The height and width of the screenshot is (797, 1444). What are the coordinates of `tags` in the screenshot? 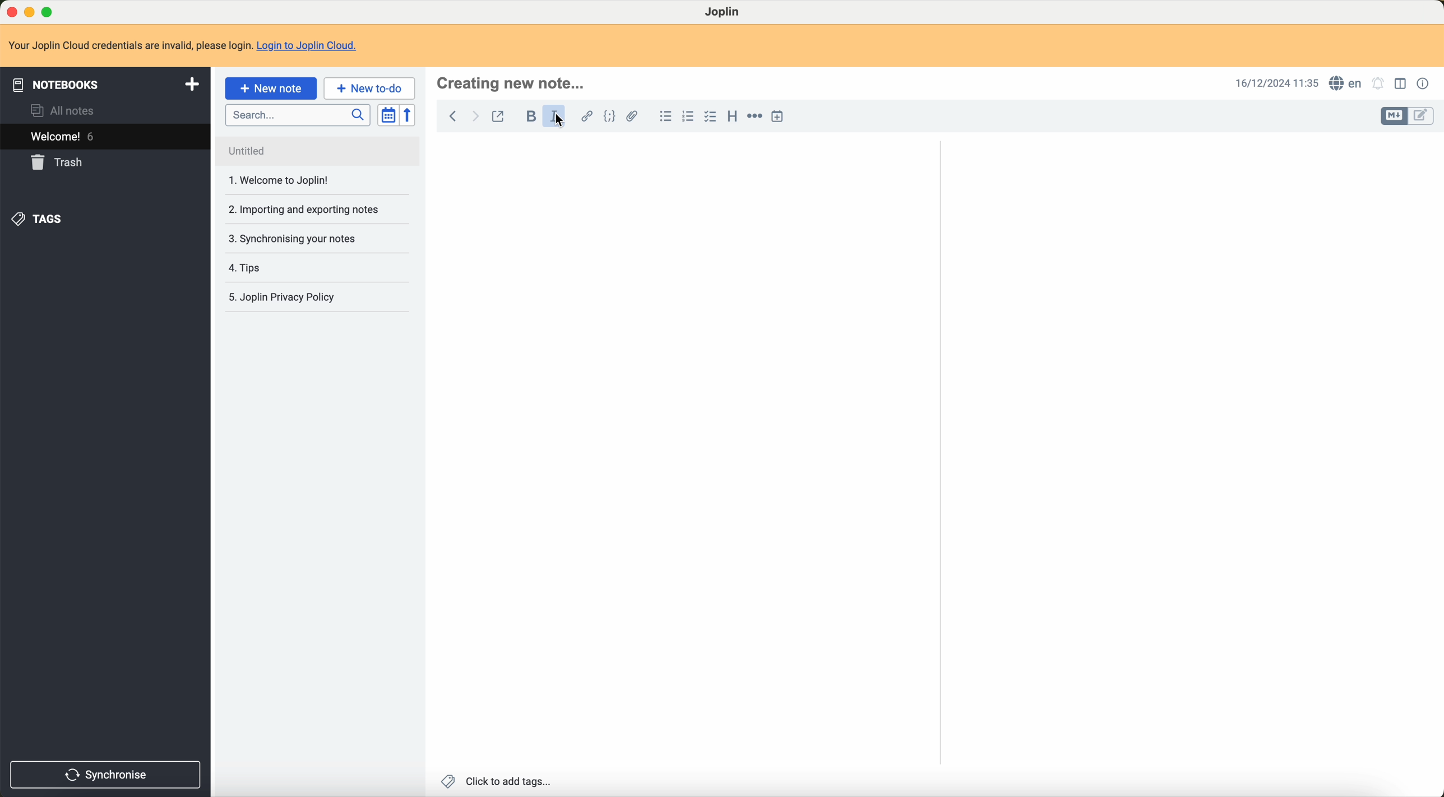 It's located at (41, 218).